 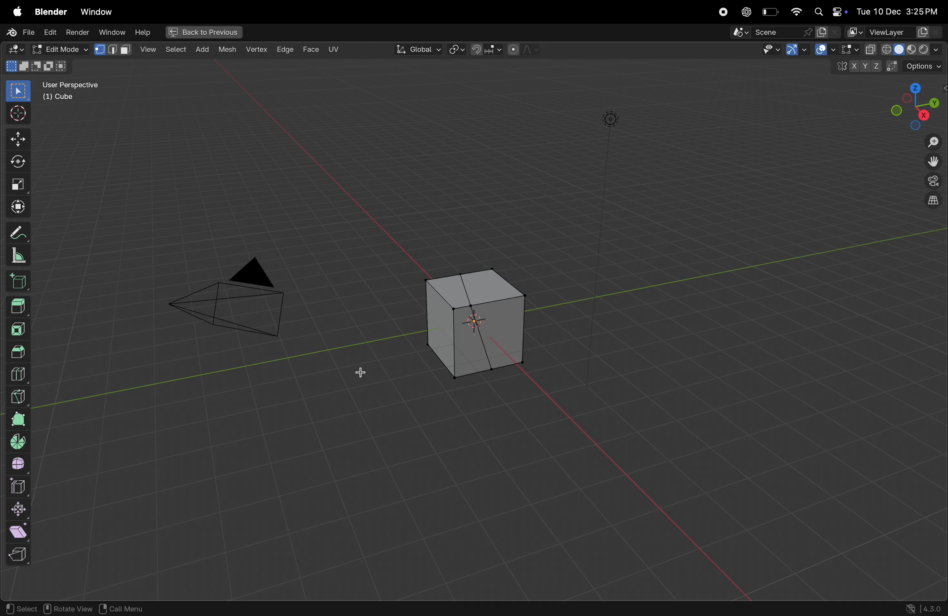 What do you see at coordinates (830, 11) in the screenshot?
I see `apple widgets` at bounding box center [830, 11].